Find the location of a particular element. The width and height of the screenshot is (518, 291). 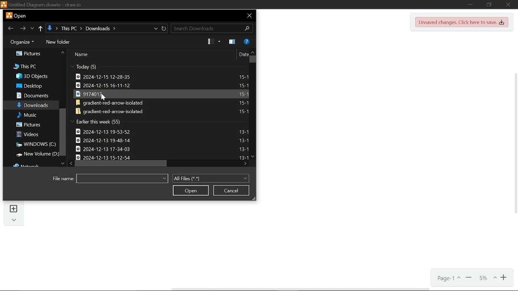

File name is located at coordinates (123, 179).